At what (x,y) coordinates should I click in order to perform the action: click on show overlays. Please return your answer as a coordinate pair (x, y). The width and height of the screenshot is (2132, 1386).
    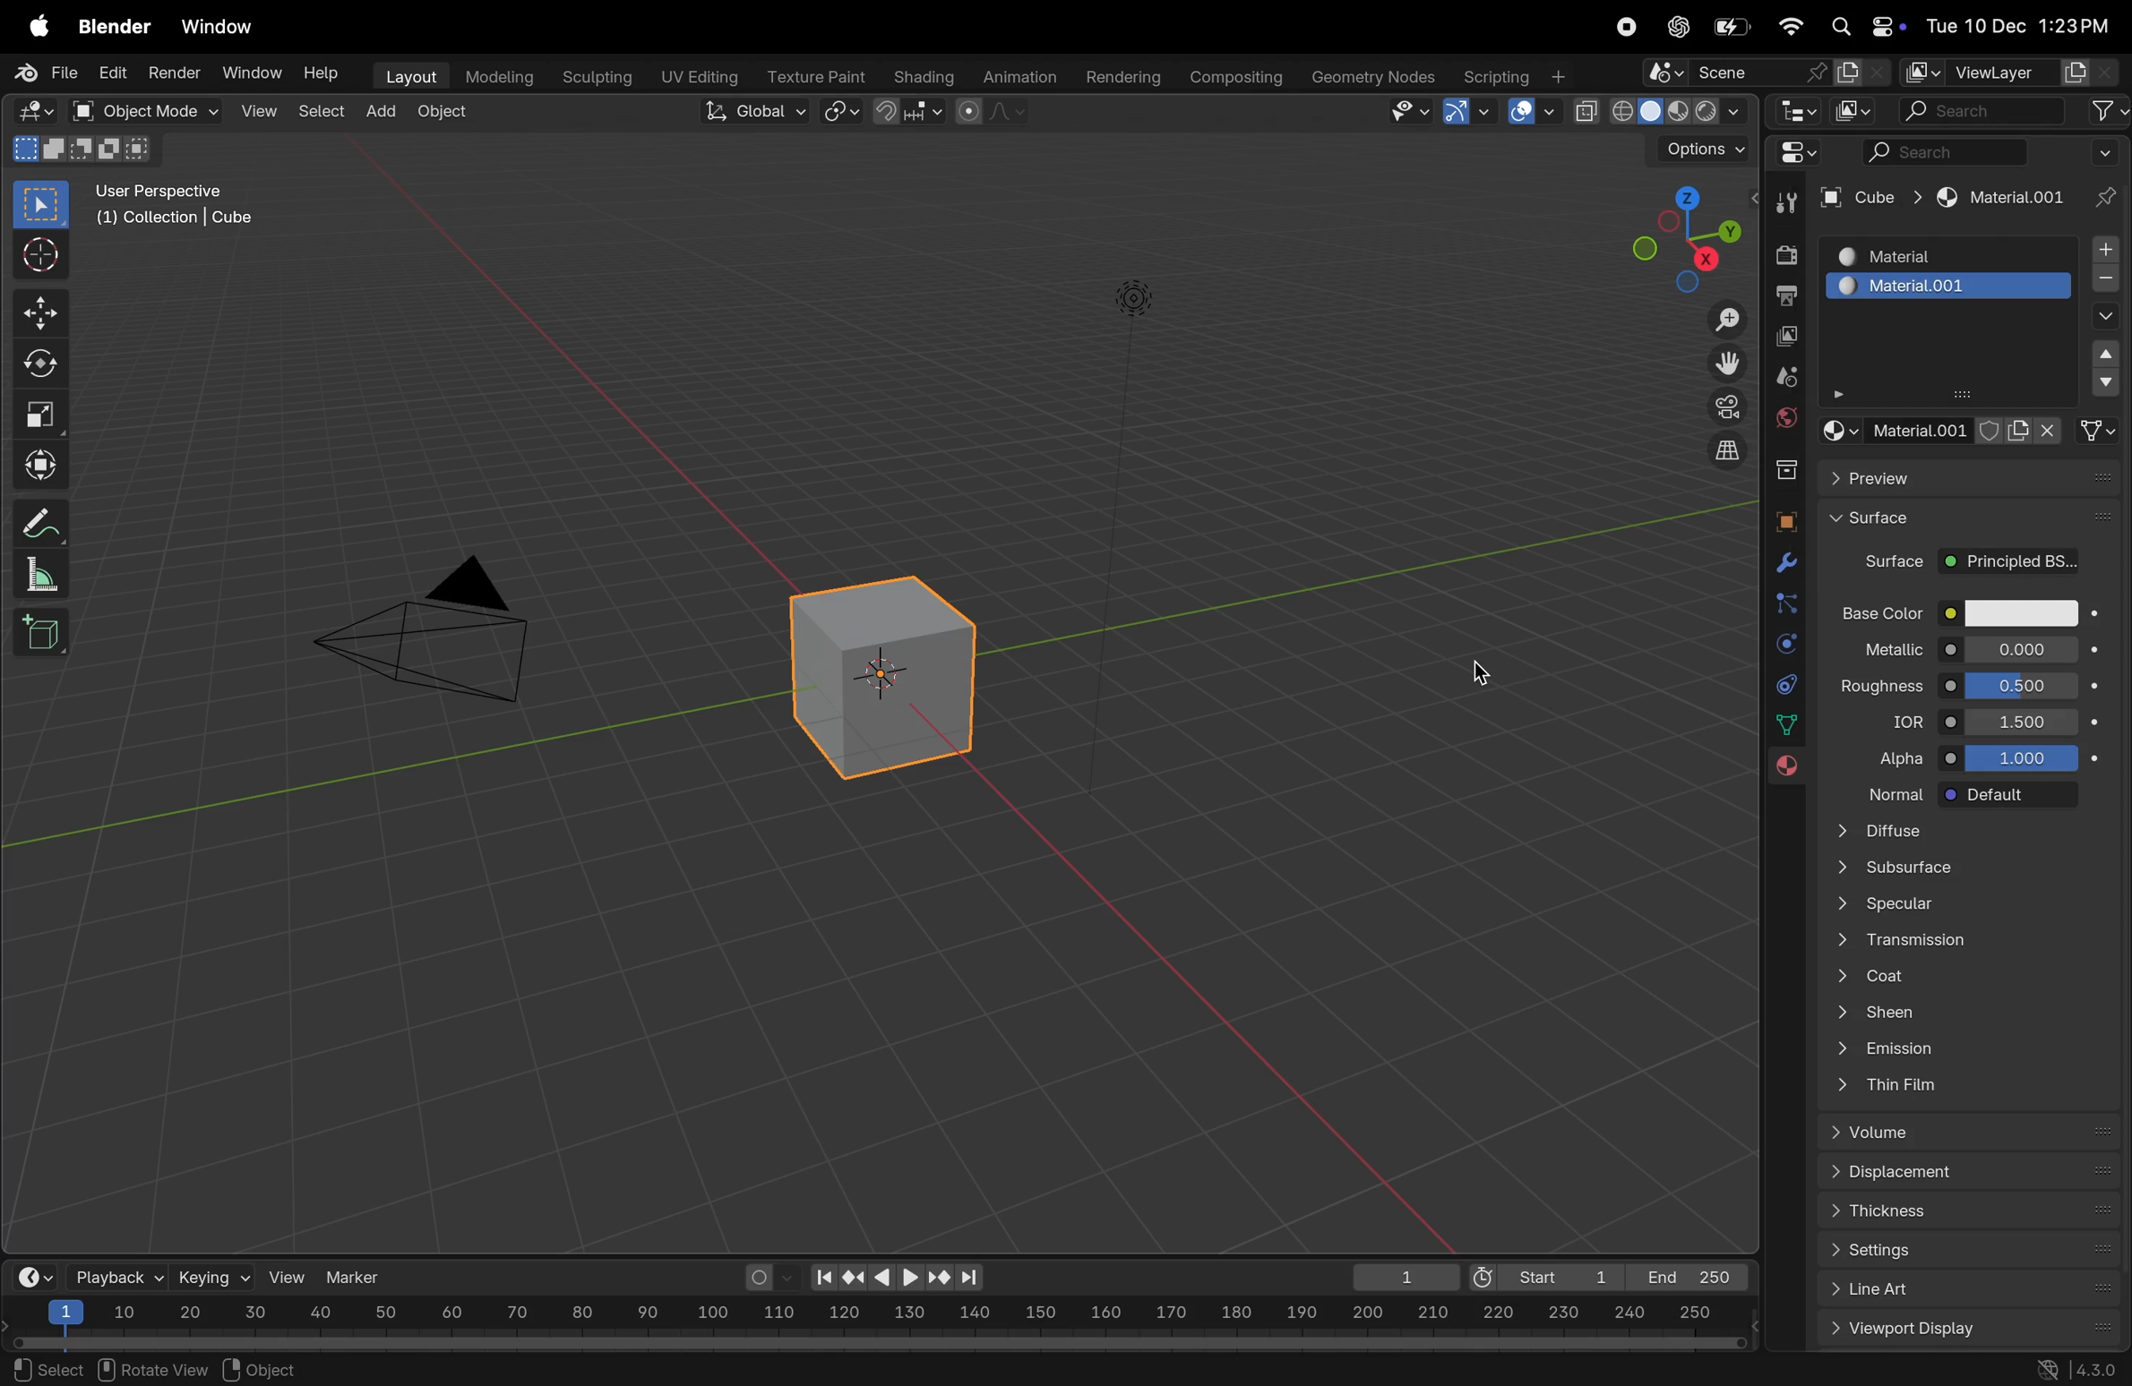
    Looking at the image, I should click on (1530, 112).